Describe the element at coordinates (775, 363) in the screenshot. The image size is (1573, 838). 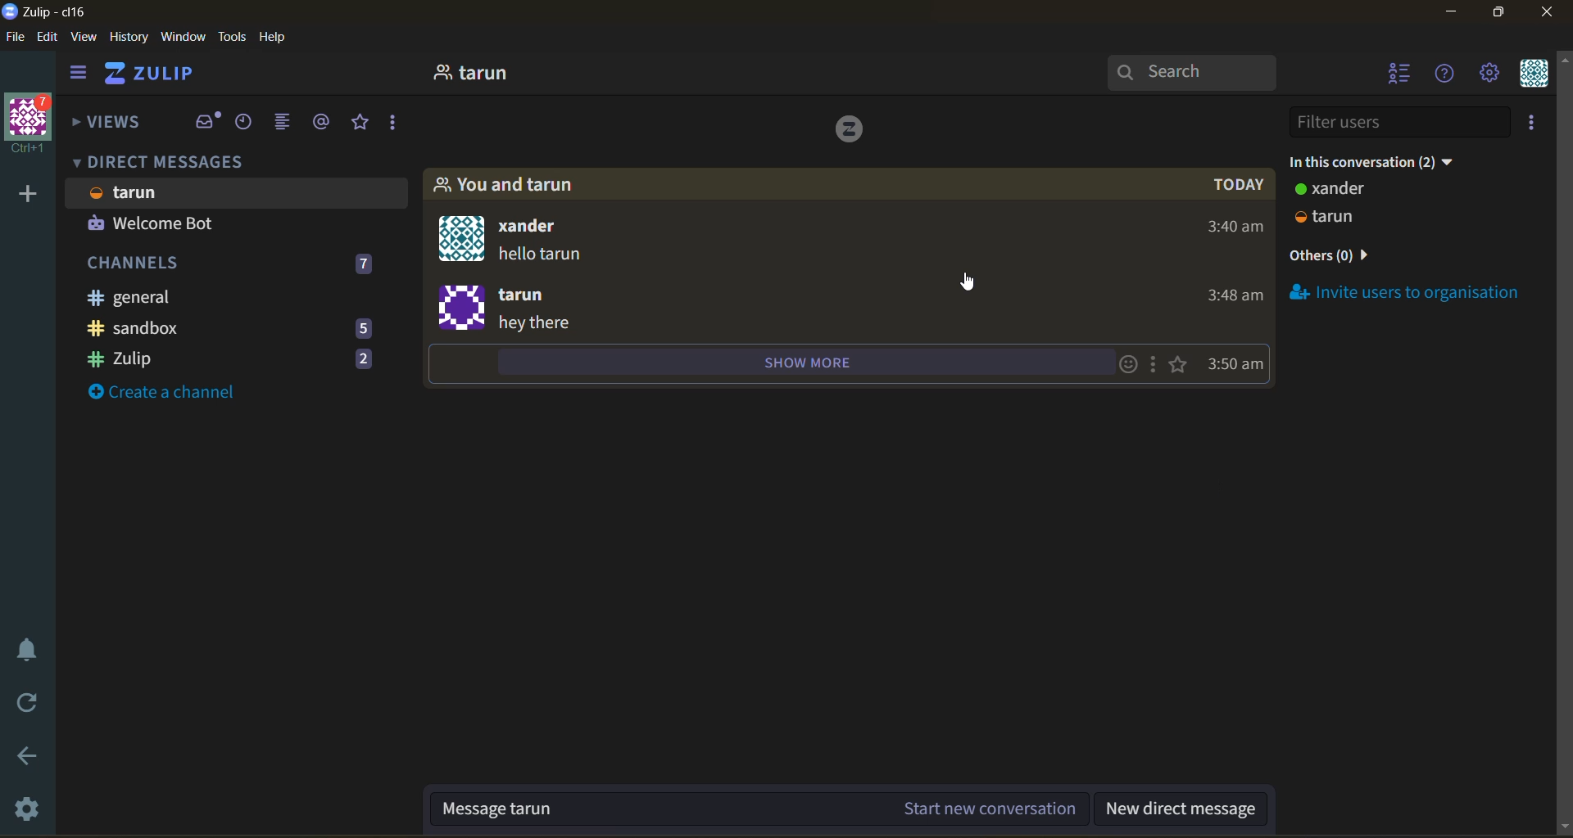
I see `show more` at that location.